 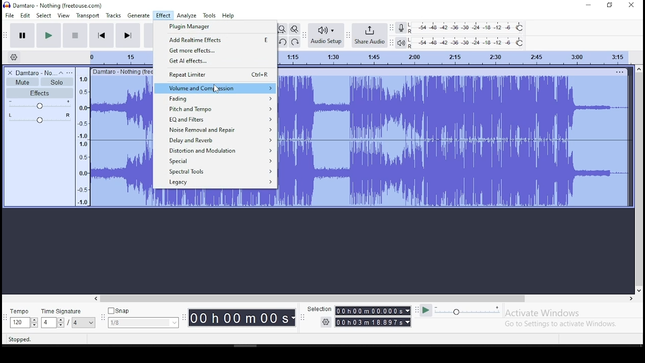 I want to click on analyze, so click(x=186, y=16).